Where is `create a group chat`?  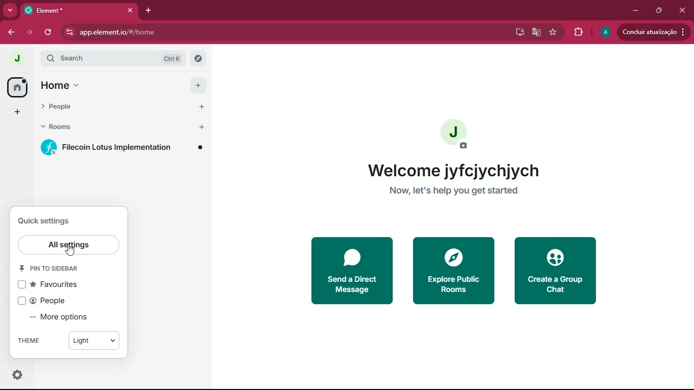
create a group chat is located at coordinates (556, 271).